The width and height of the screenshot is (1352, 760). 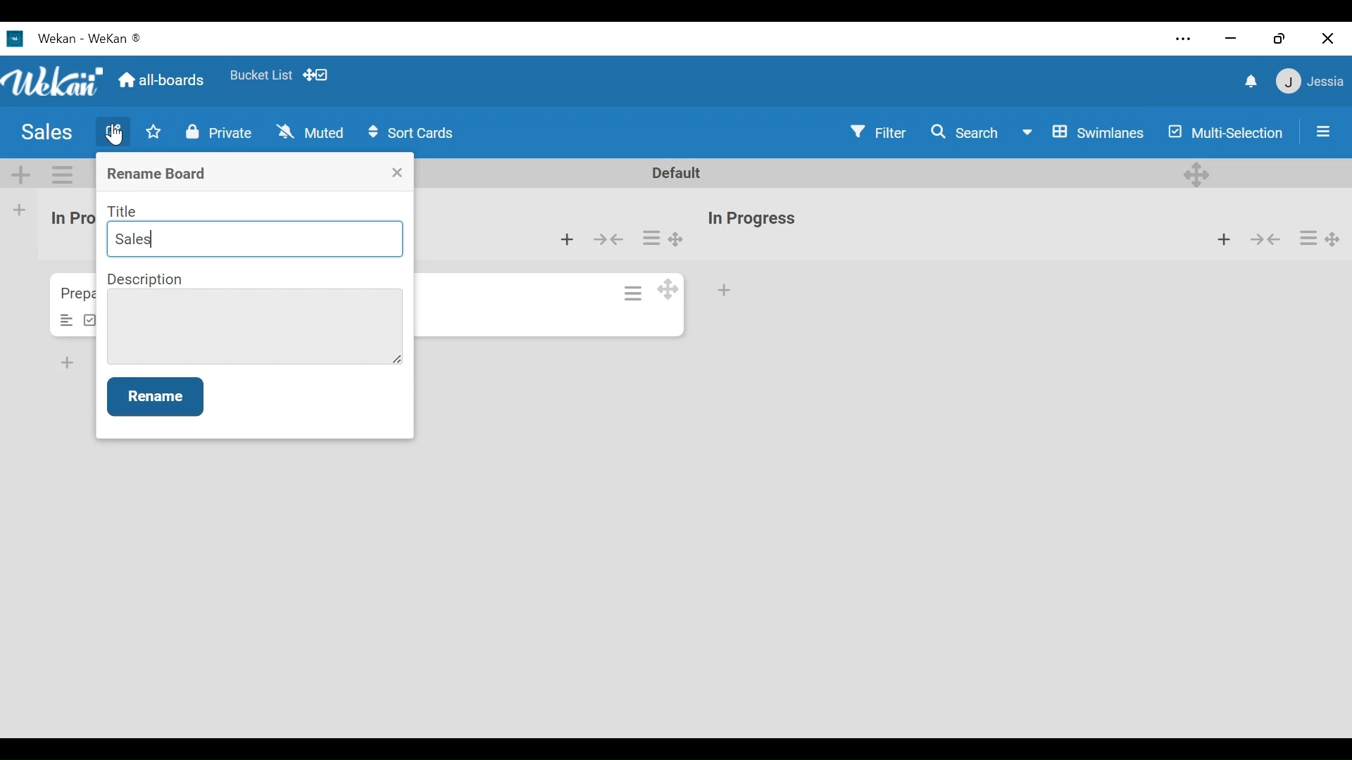 What do you see at coordinates (675, 239) in the screenshot?
I see `Desktop drag handles` at bounding box center [675, 239].